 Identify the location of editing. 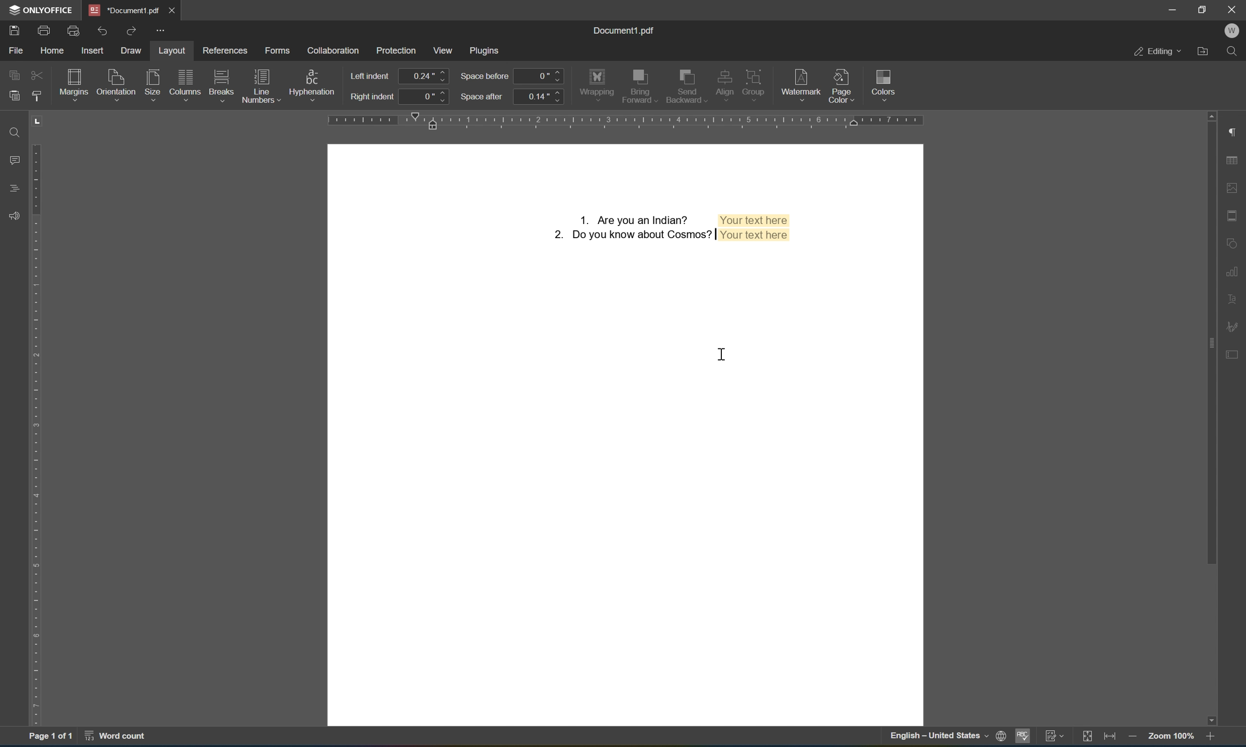
(1157, 52).